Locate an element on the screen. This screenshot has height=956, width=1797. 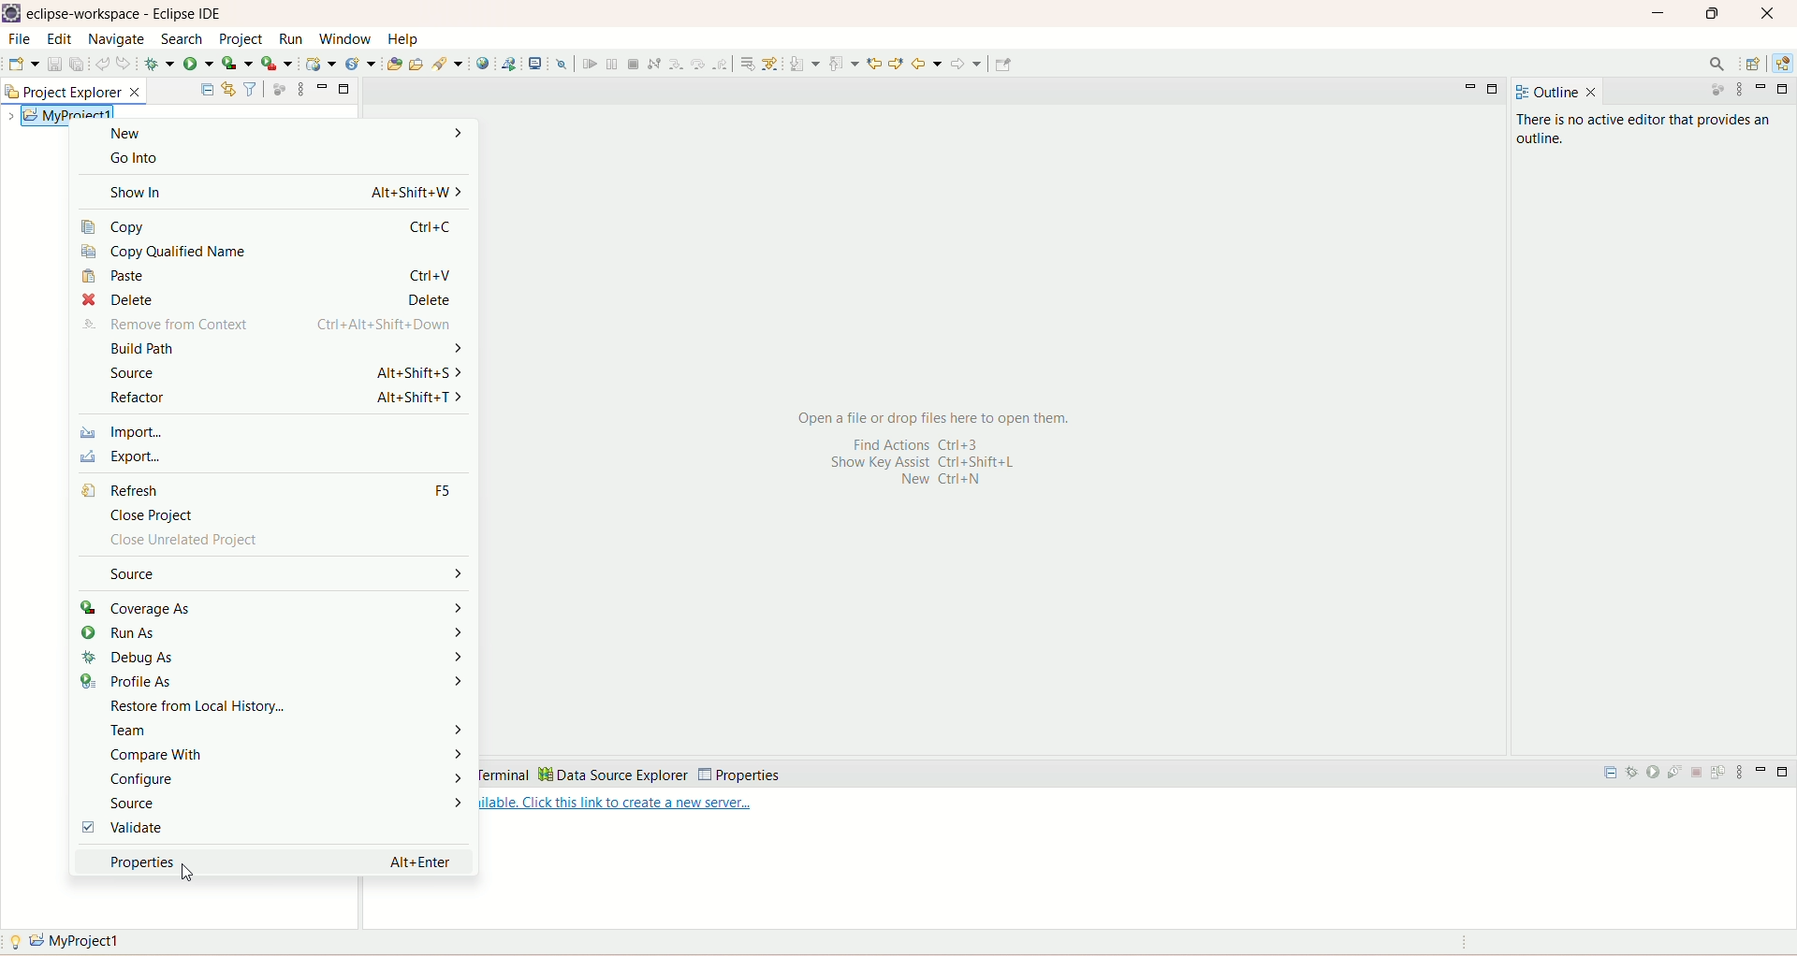
back is located at coordinates (927, 65).